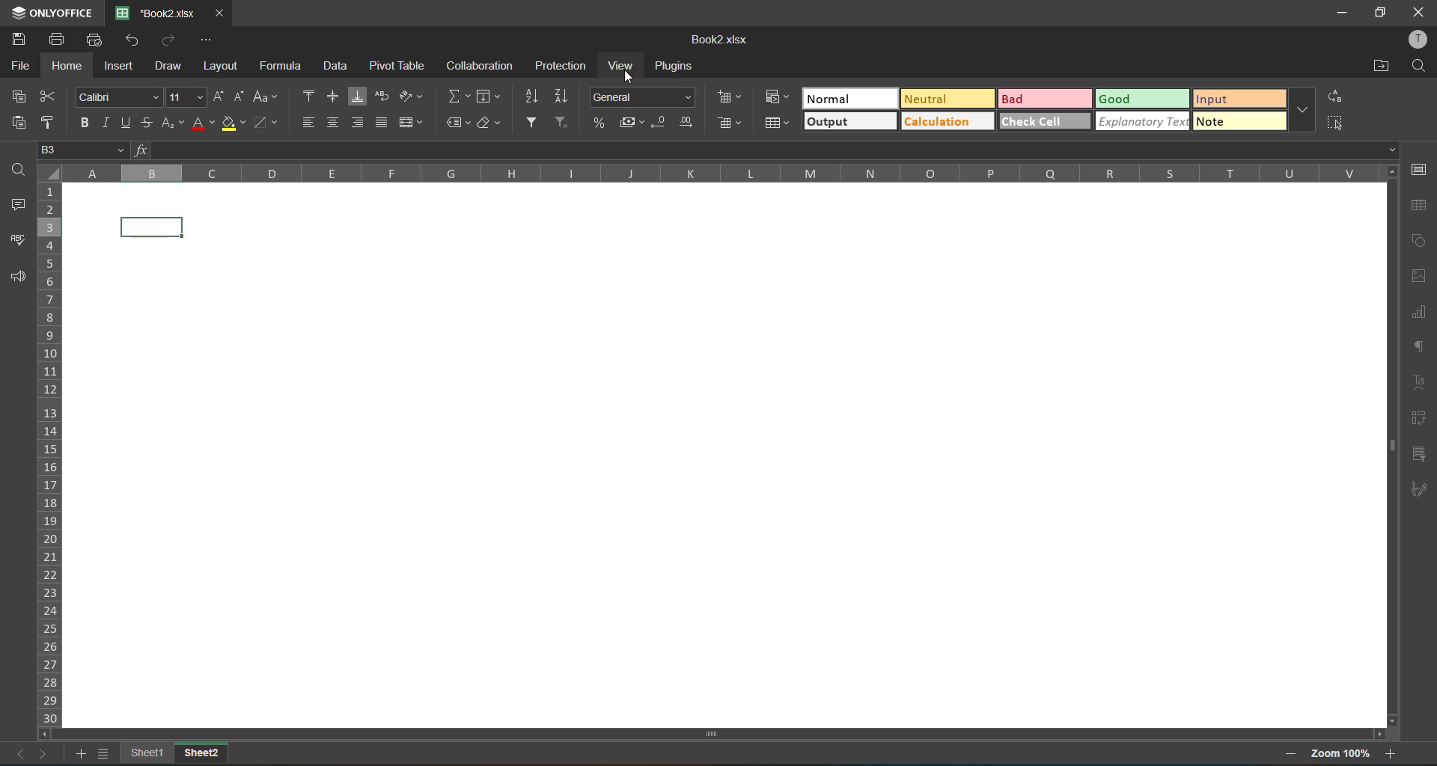  Describe the element at coordinates (720, 173) in the screenshot. I see `column names in alphabets` at that location.